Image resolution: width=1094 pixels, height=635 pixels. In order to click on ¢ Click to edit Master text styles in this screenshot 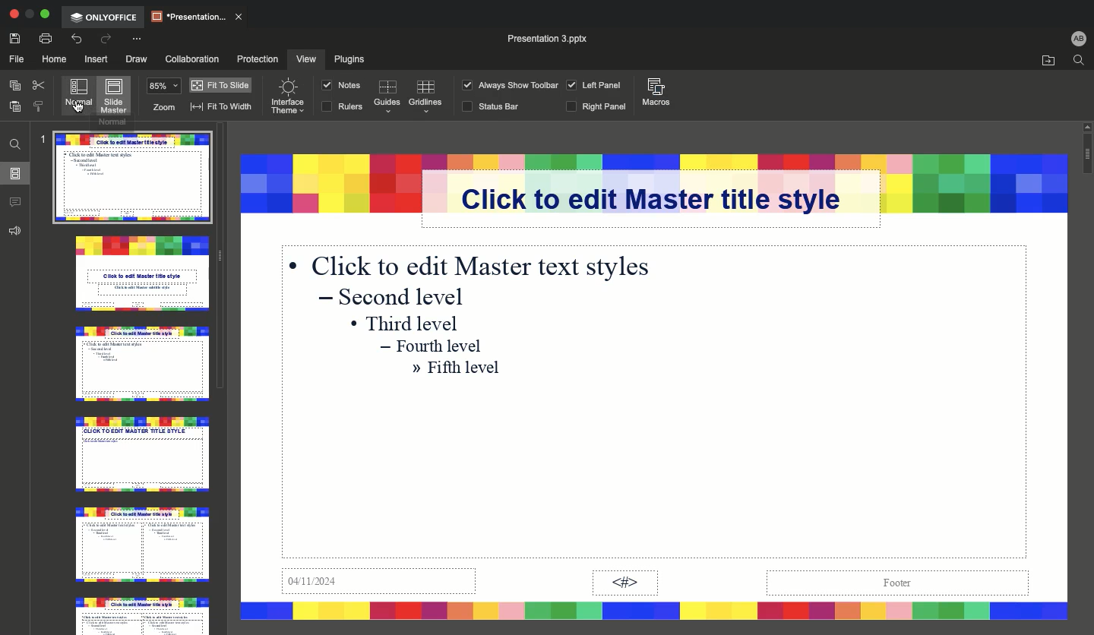, I will do `click(474, 264)`.